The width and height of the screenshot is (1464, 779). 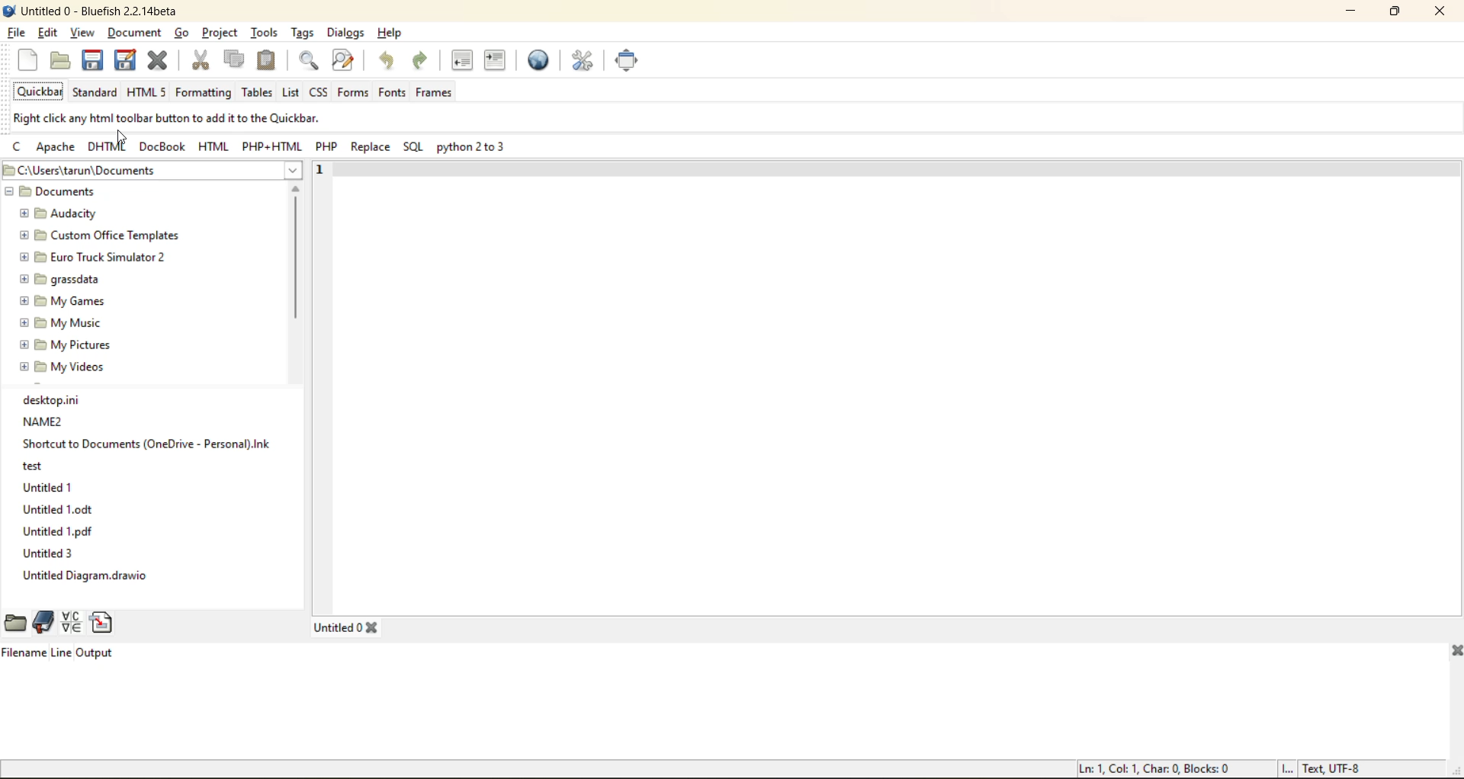 What do you see at coordinates (220, 34) in the screenshot?
I see `project` at bounding box center [220, 34].